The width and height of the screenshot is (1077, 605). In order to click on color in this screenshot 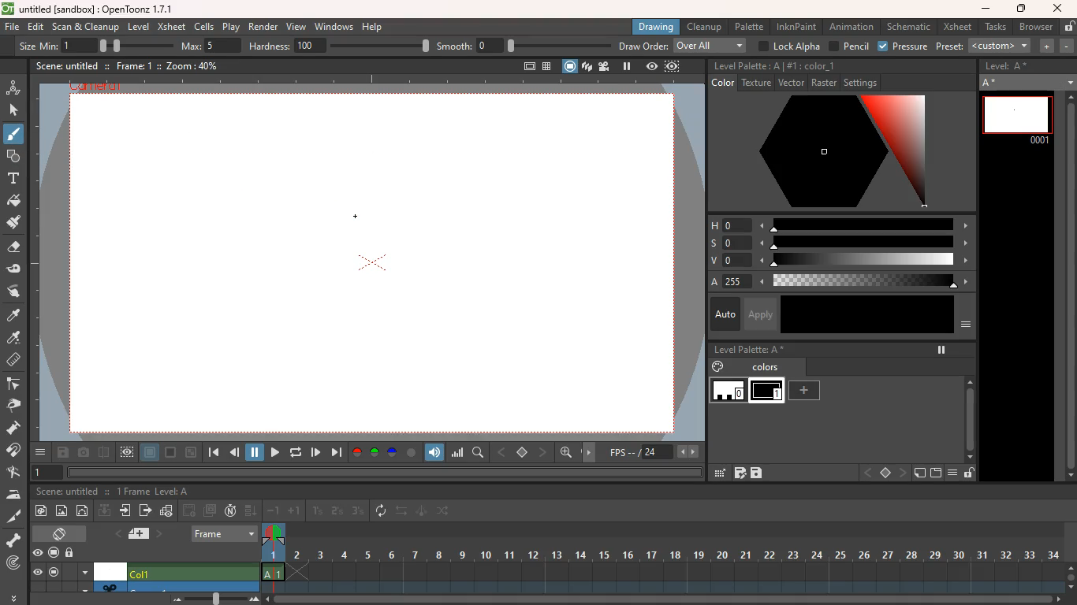, I will do `click(721, 84)`.